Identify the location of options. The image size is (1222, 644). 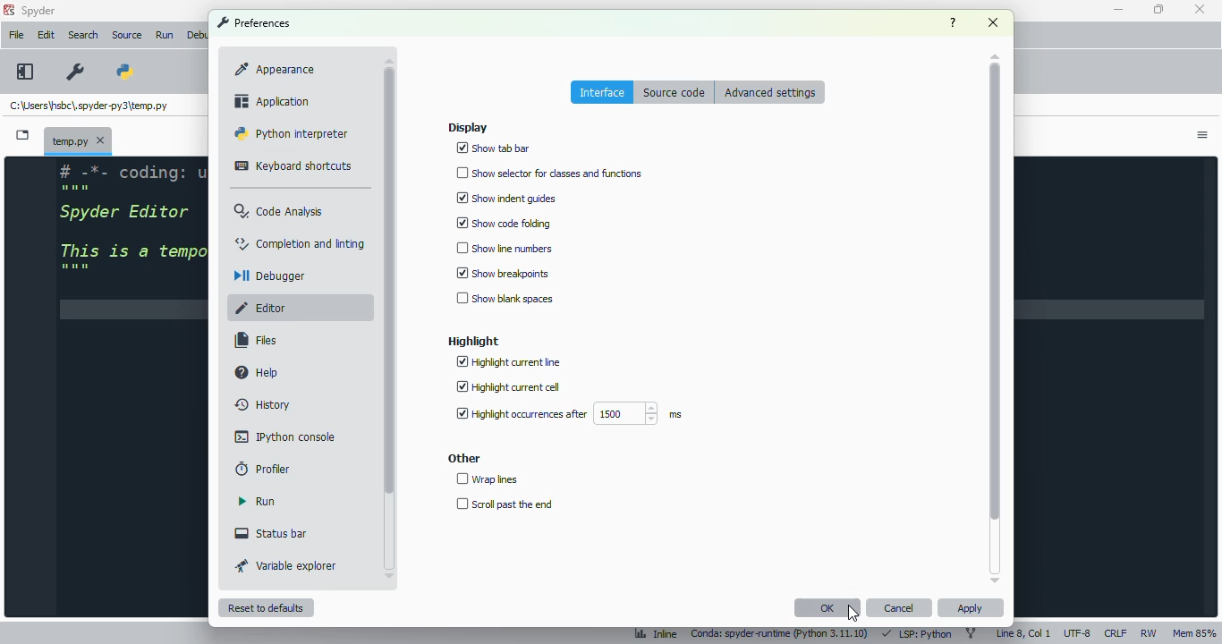
(1203, 136).